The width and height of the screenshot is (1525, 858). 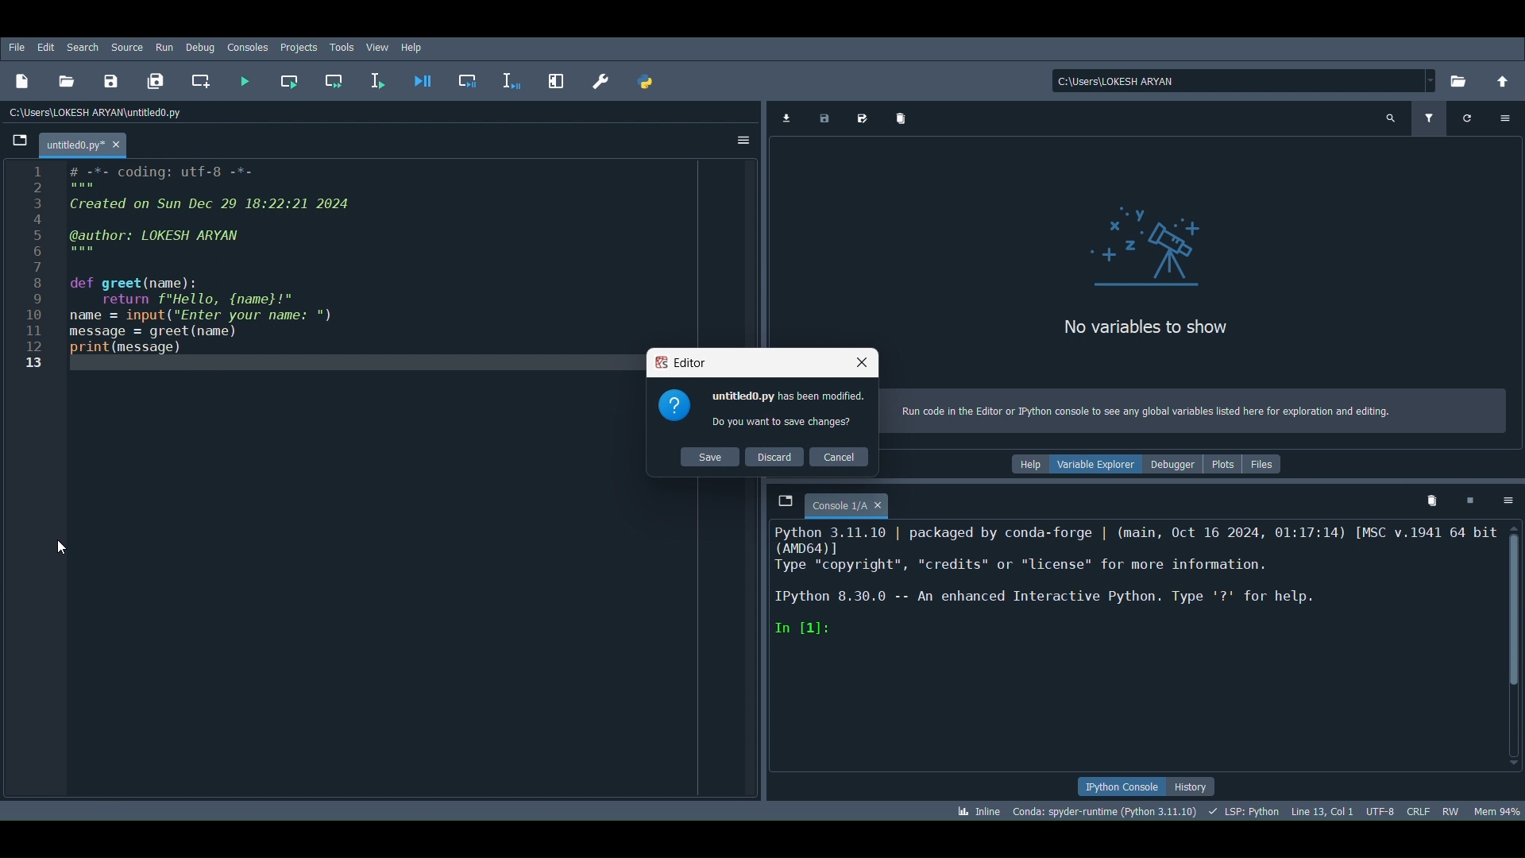 What do you see at coordinates (127, 47) in the screenshot?
I see `Source` at bounding box center [127, 47].